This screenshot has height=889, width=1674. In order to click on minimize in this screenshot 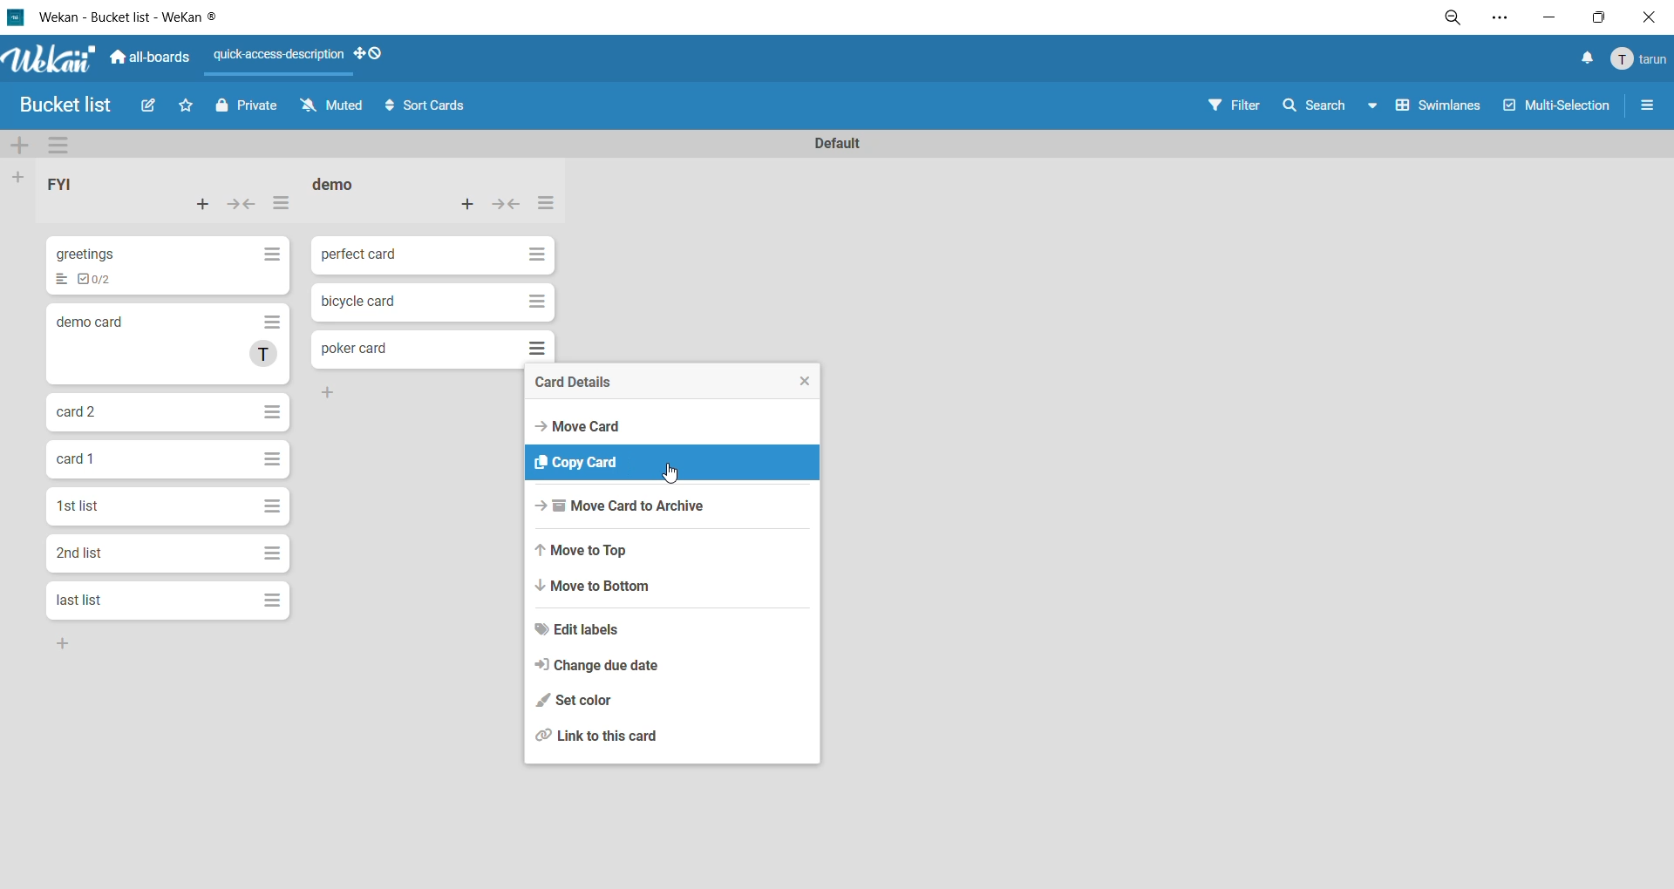, I will do `click(1544, 17)`.